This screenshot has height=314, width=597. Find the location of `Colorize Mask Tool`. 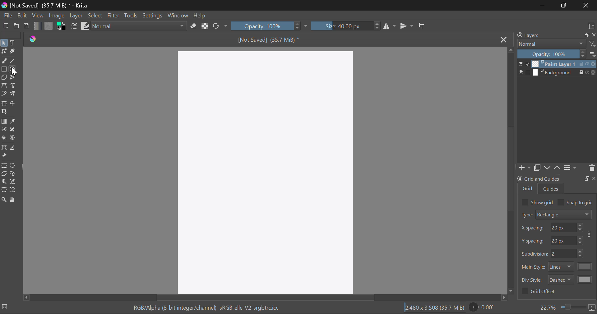

Colorize Mask Tool is located at coordinates (4, 130).